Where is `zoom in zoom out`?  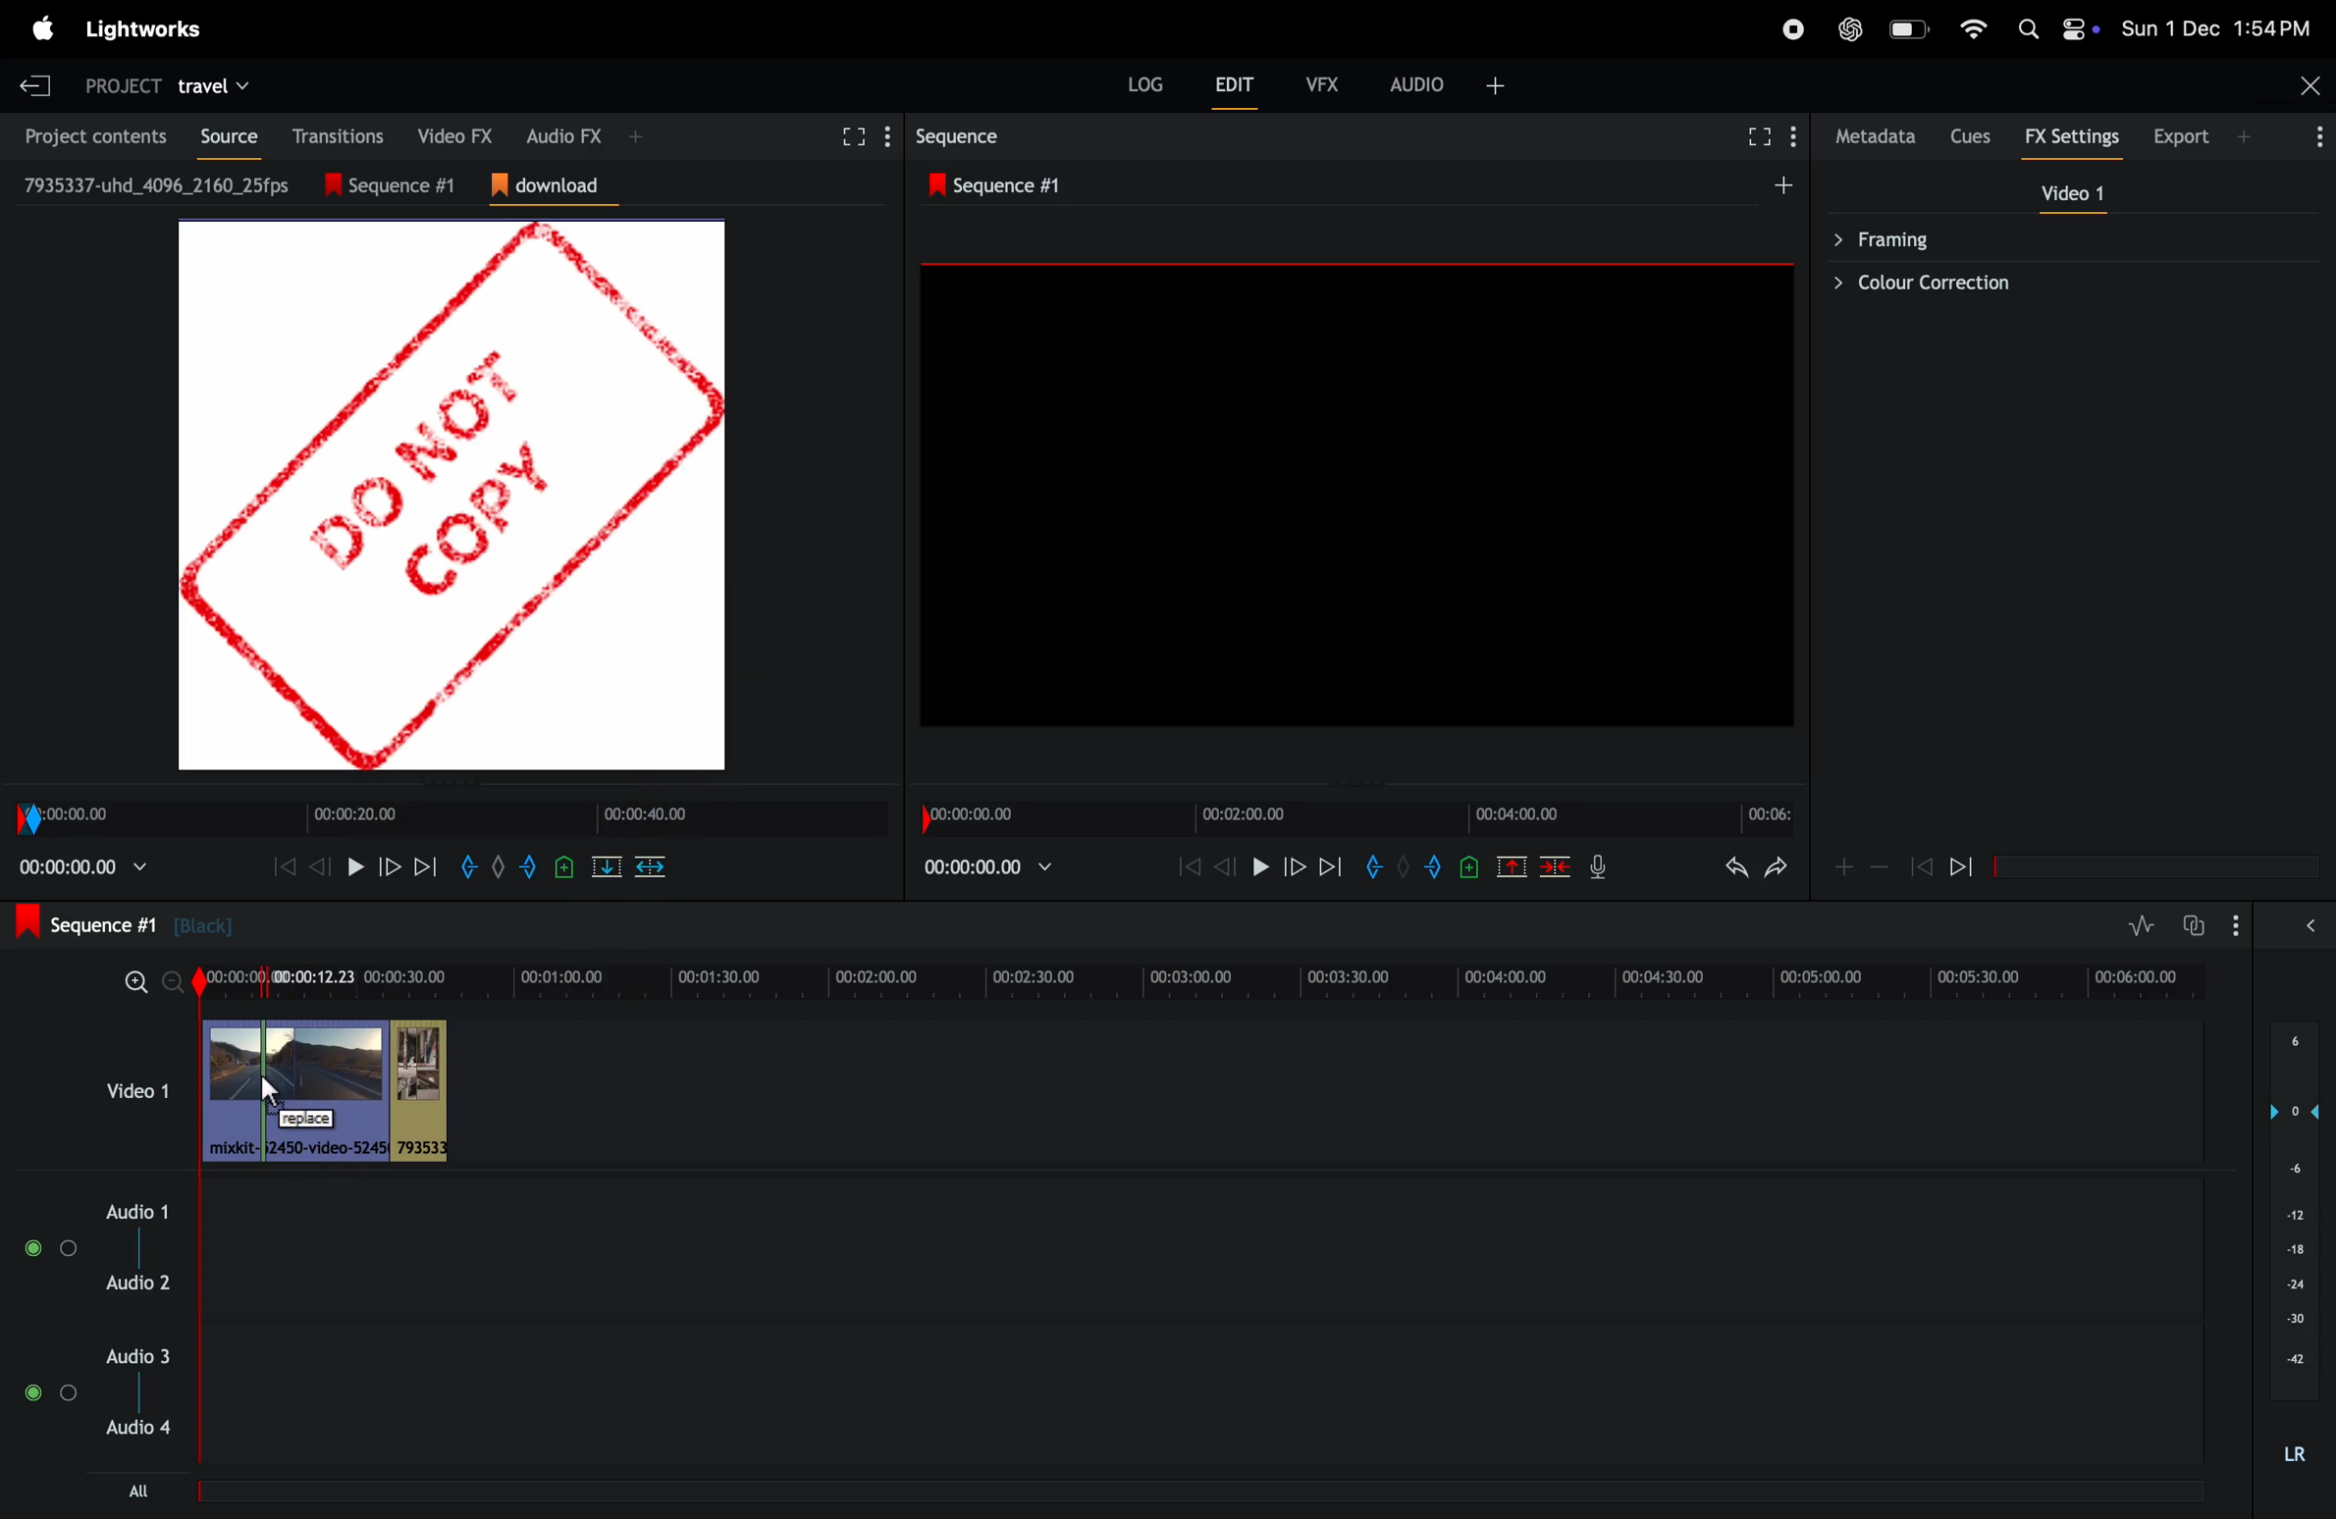 zoom in zoom out is located at coordinates (1880, 865).